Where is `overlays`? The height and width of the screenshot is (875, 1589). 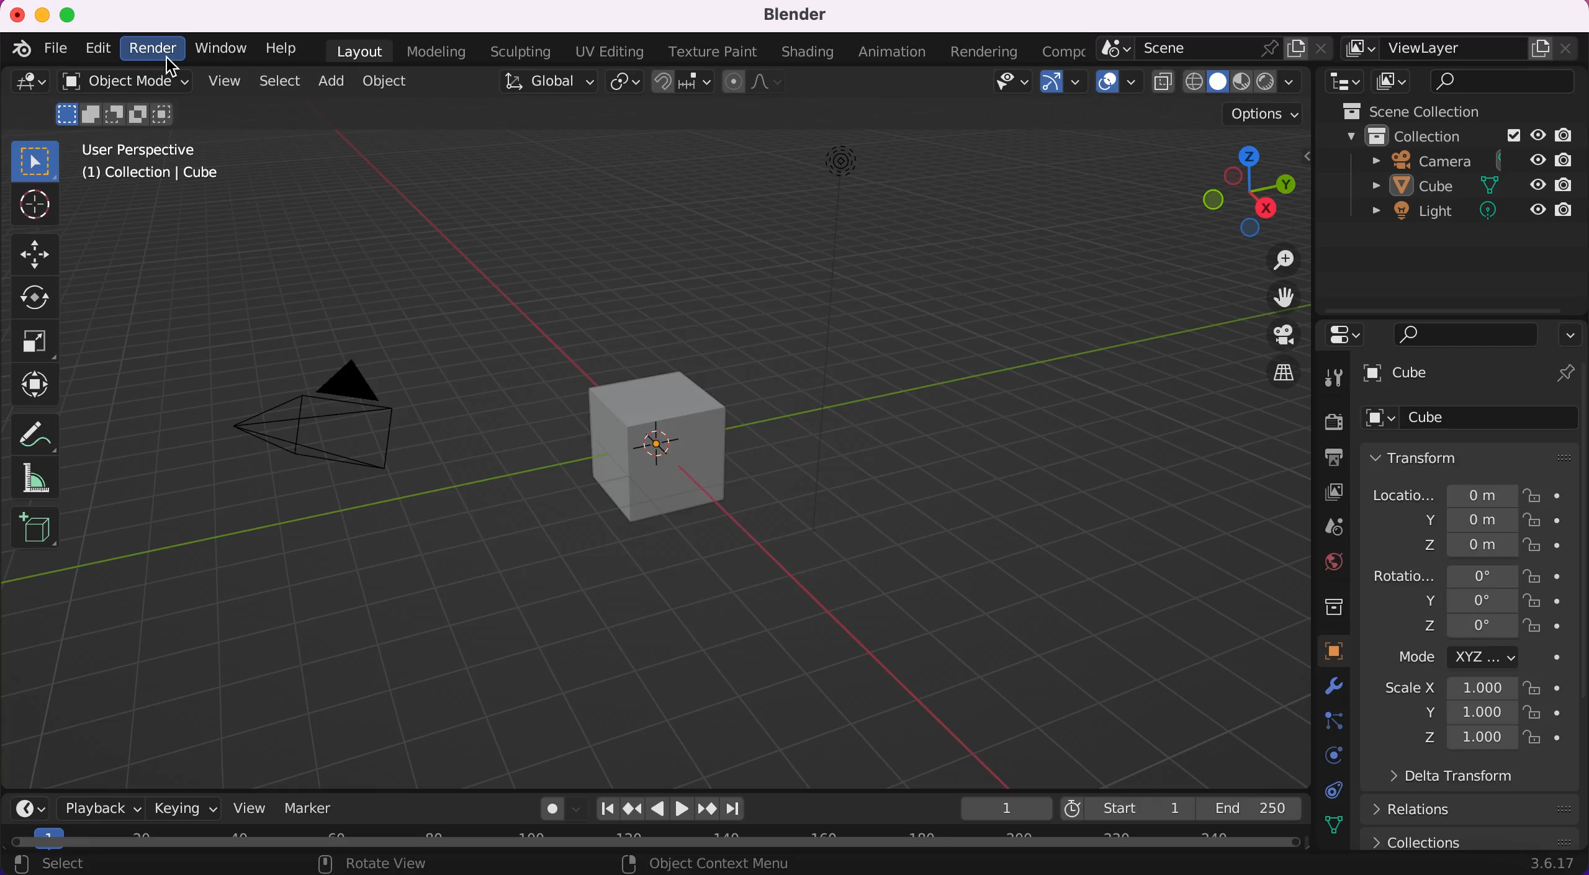 overlays is located at coordinates (1119, 86).